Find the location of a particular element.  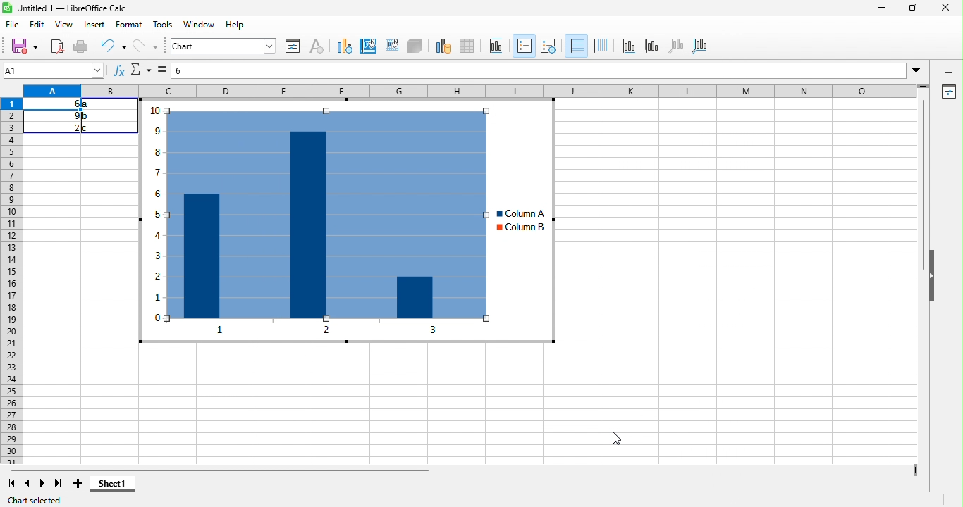

fill background is located at coordinates (370, 47).